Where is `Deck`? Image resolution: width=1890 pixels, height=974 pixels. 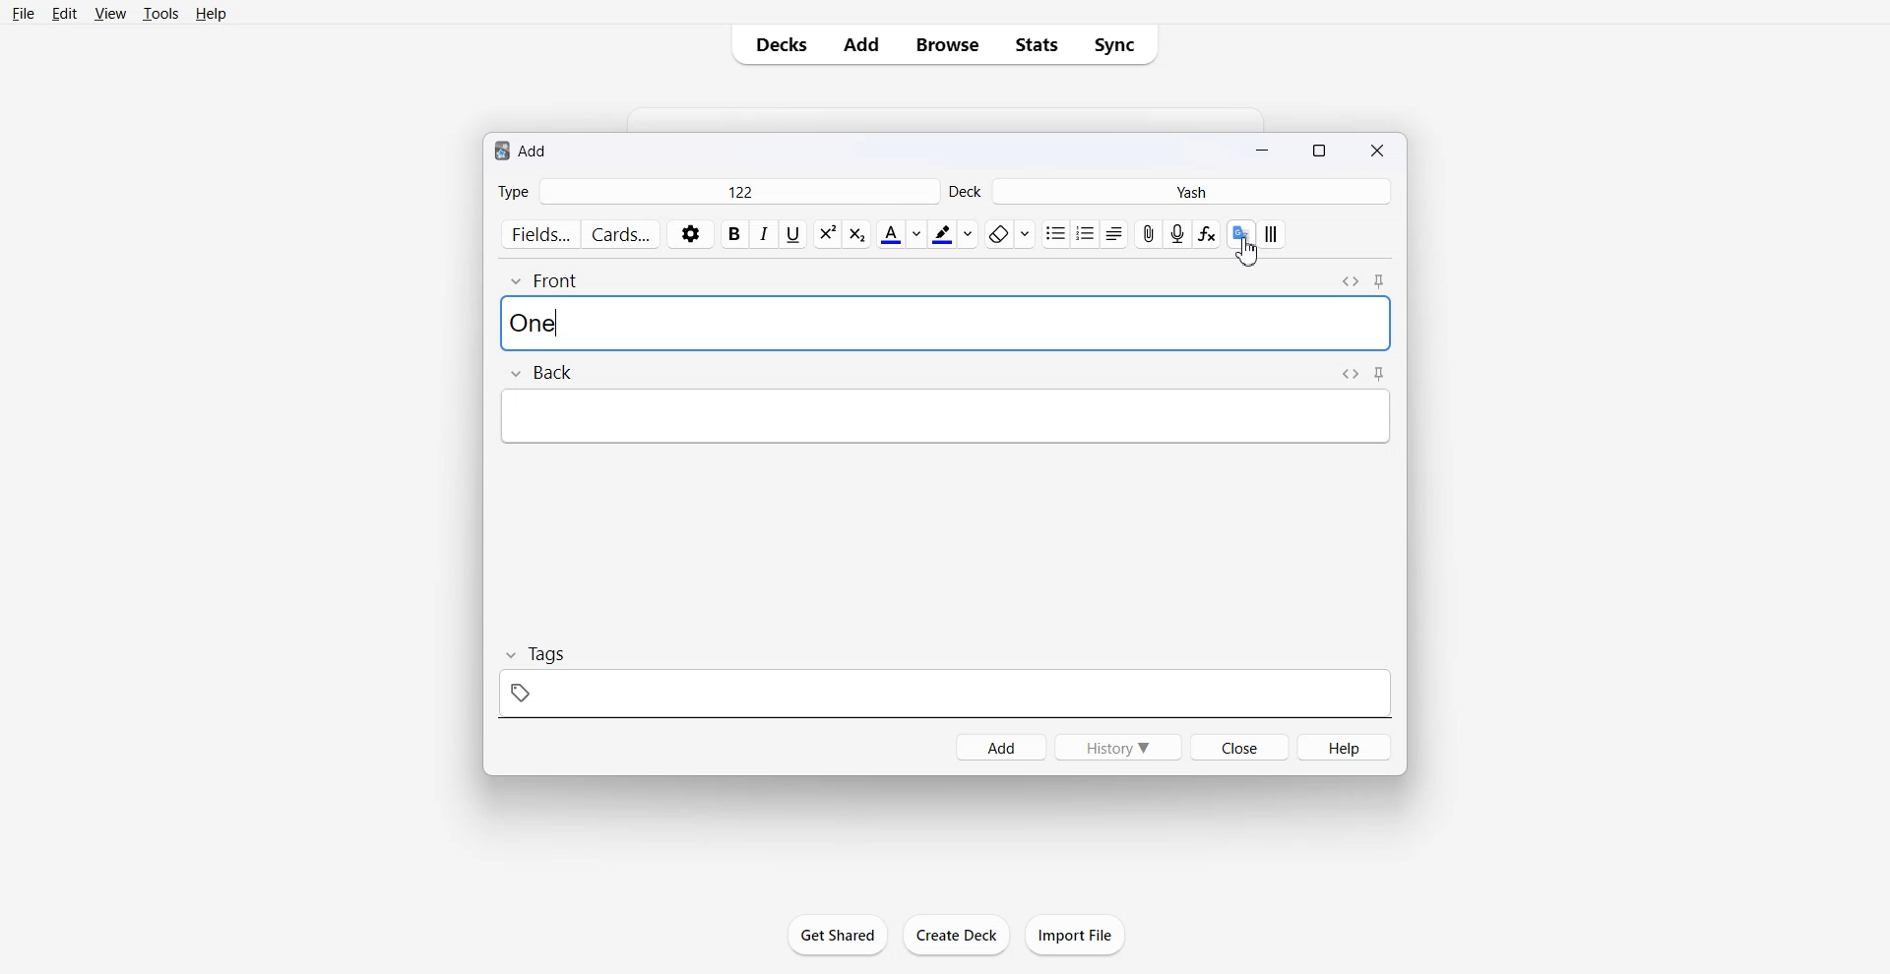 Deck is located at coordinates (968, 191).